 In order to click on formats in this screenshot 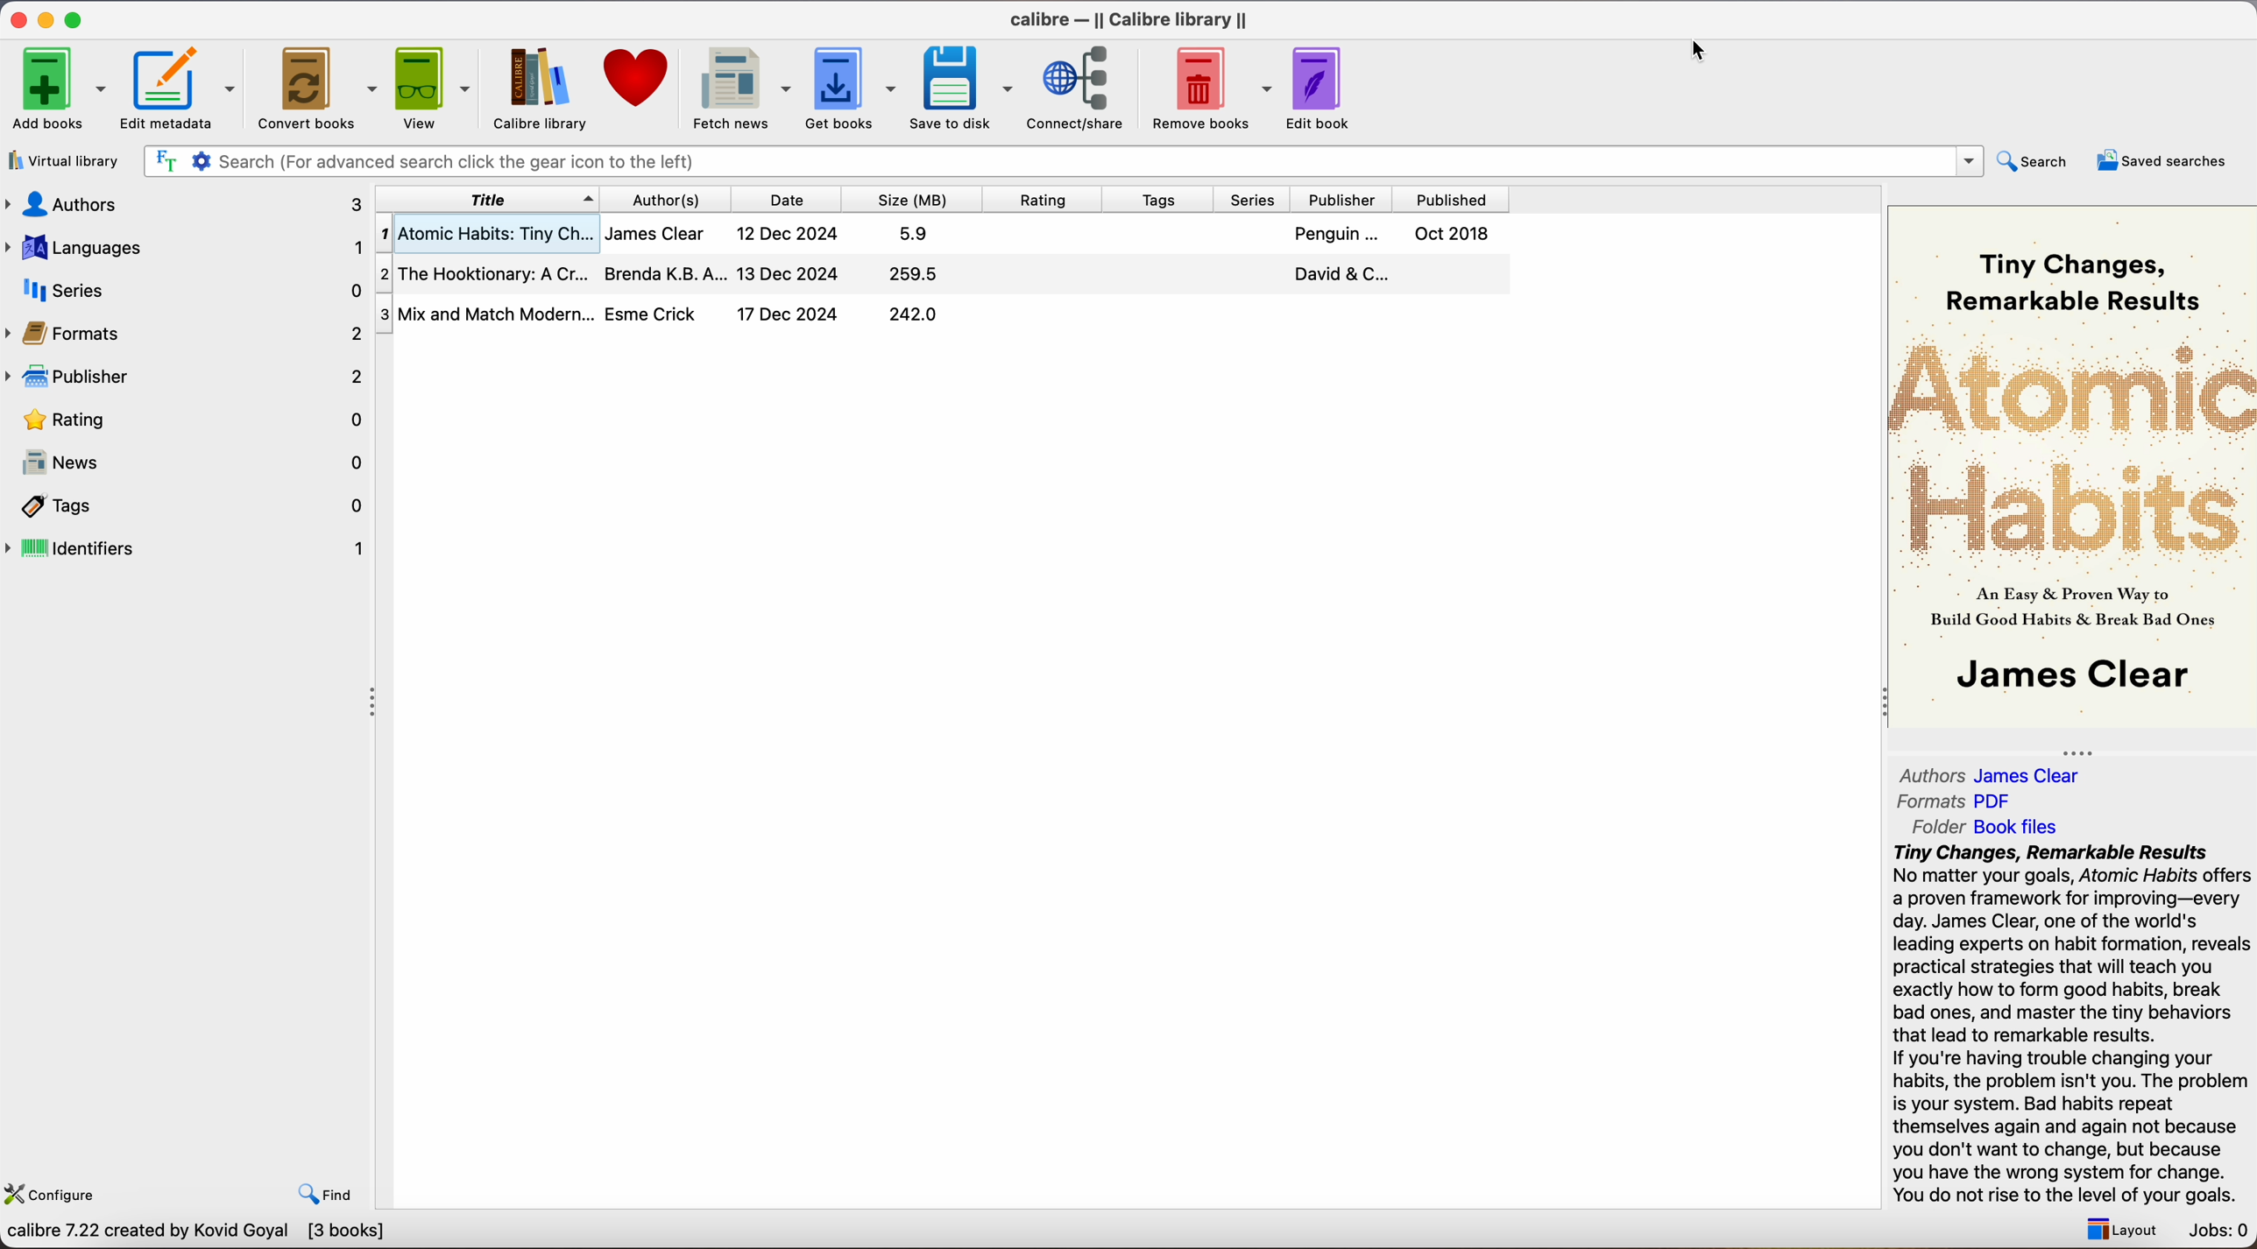, I will do `click(187, 333)`.